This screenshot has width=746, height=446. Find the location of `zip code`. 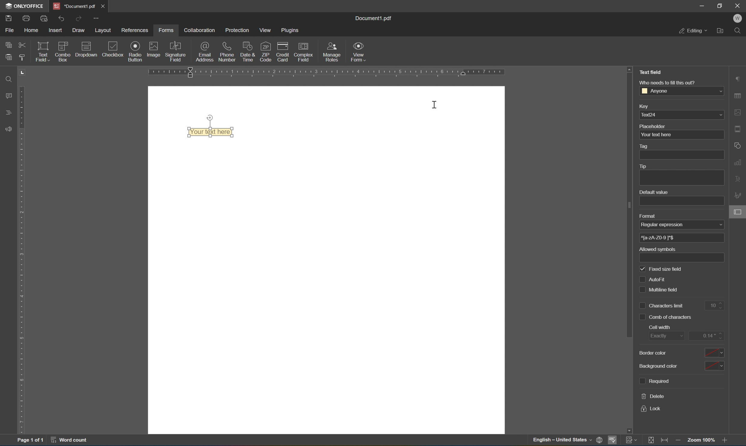

zip code is located at coordinates (266, 51).